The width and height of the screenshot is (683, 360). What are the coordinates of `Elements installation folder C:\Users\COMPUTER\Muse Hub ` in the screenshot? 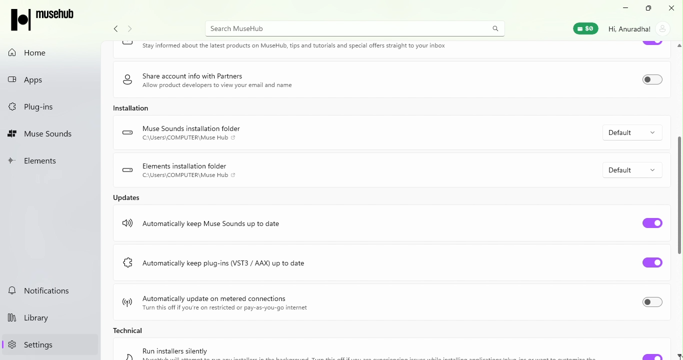 It's located at (189, 170).